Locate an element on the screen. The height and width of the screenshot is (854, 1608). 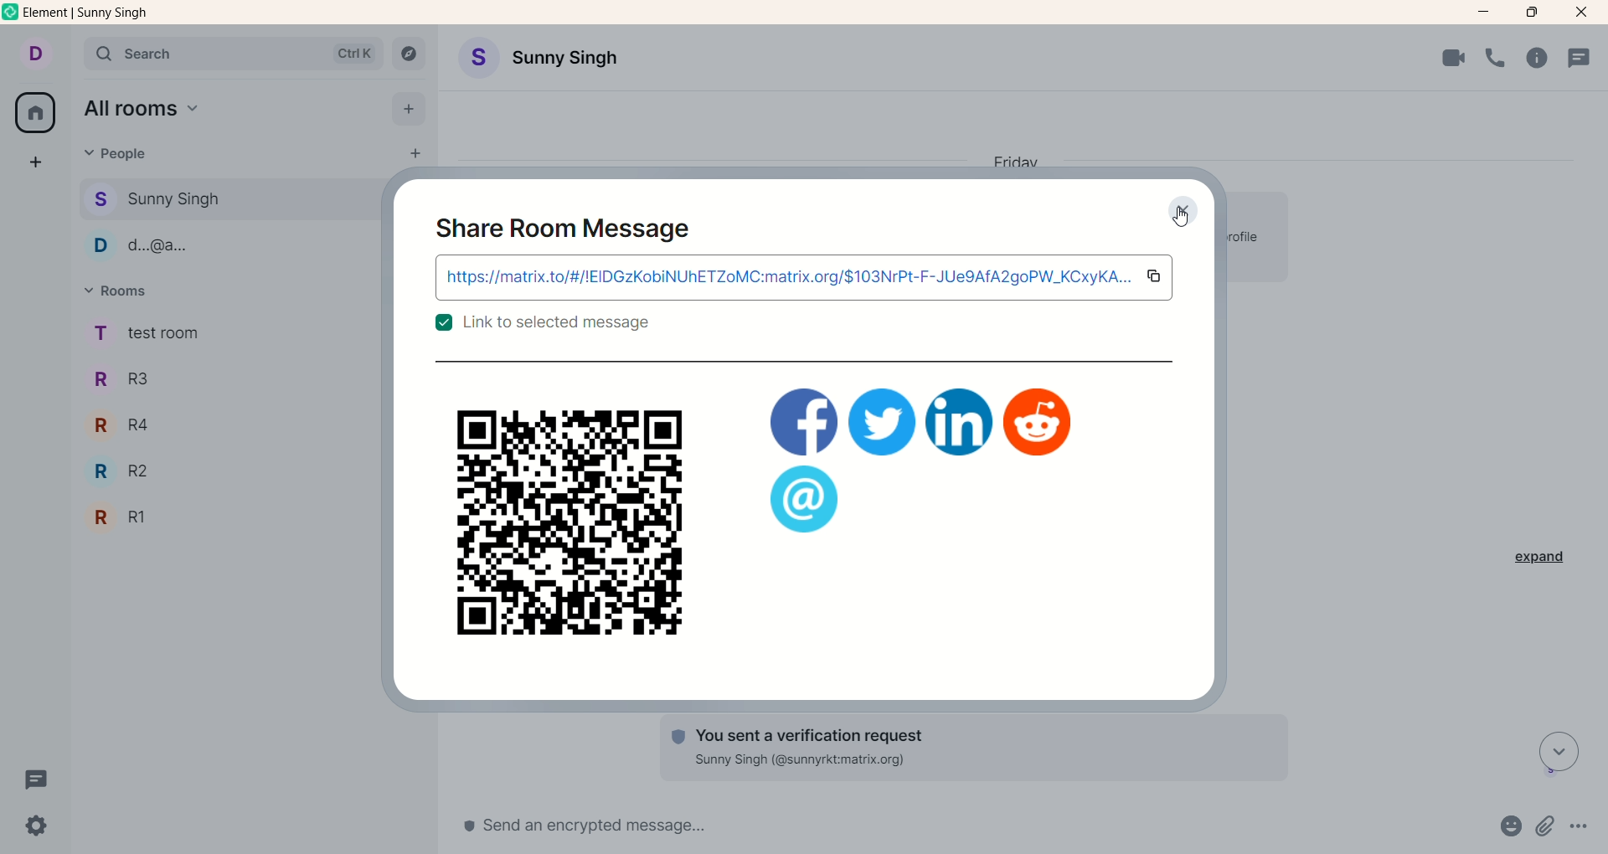
R1 is located at coordinates (137, 518).